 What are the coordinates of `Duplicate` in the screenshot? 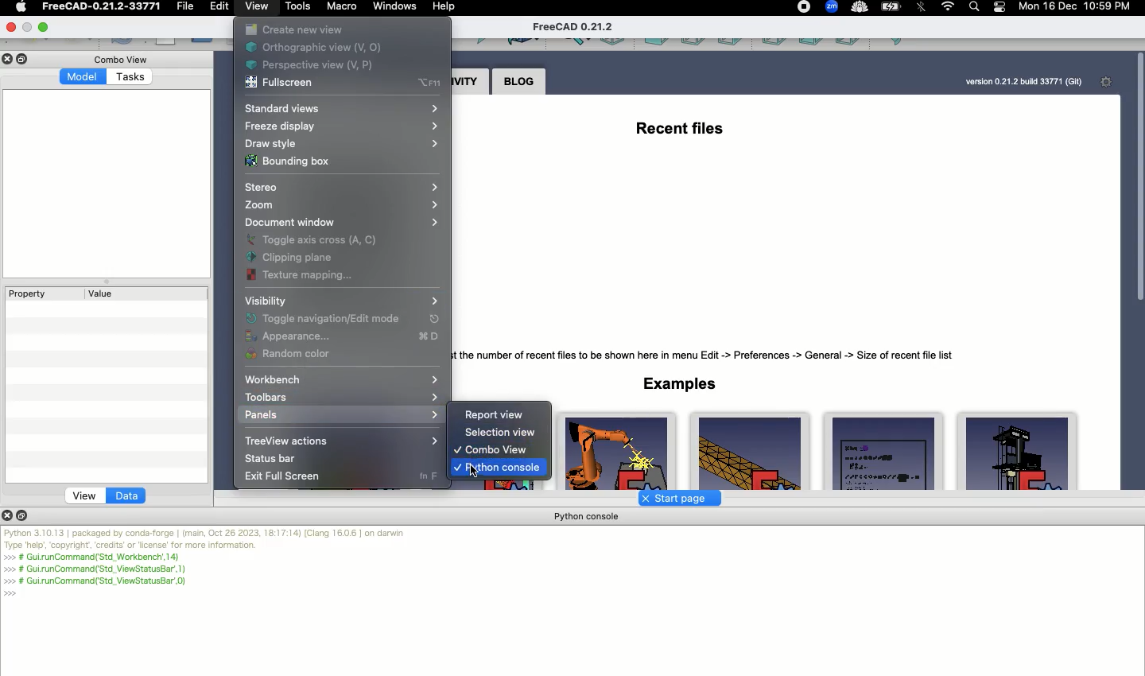 It's located at (25, 60).